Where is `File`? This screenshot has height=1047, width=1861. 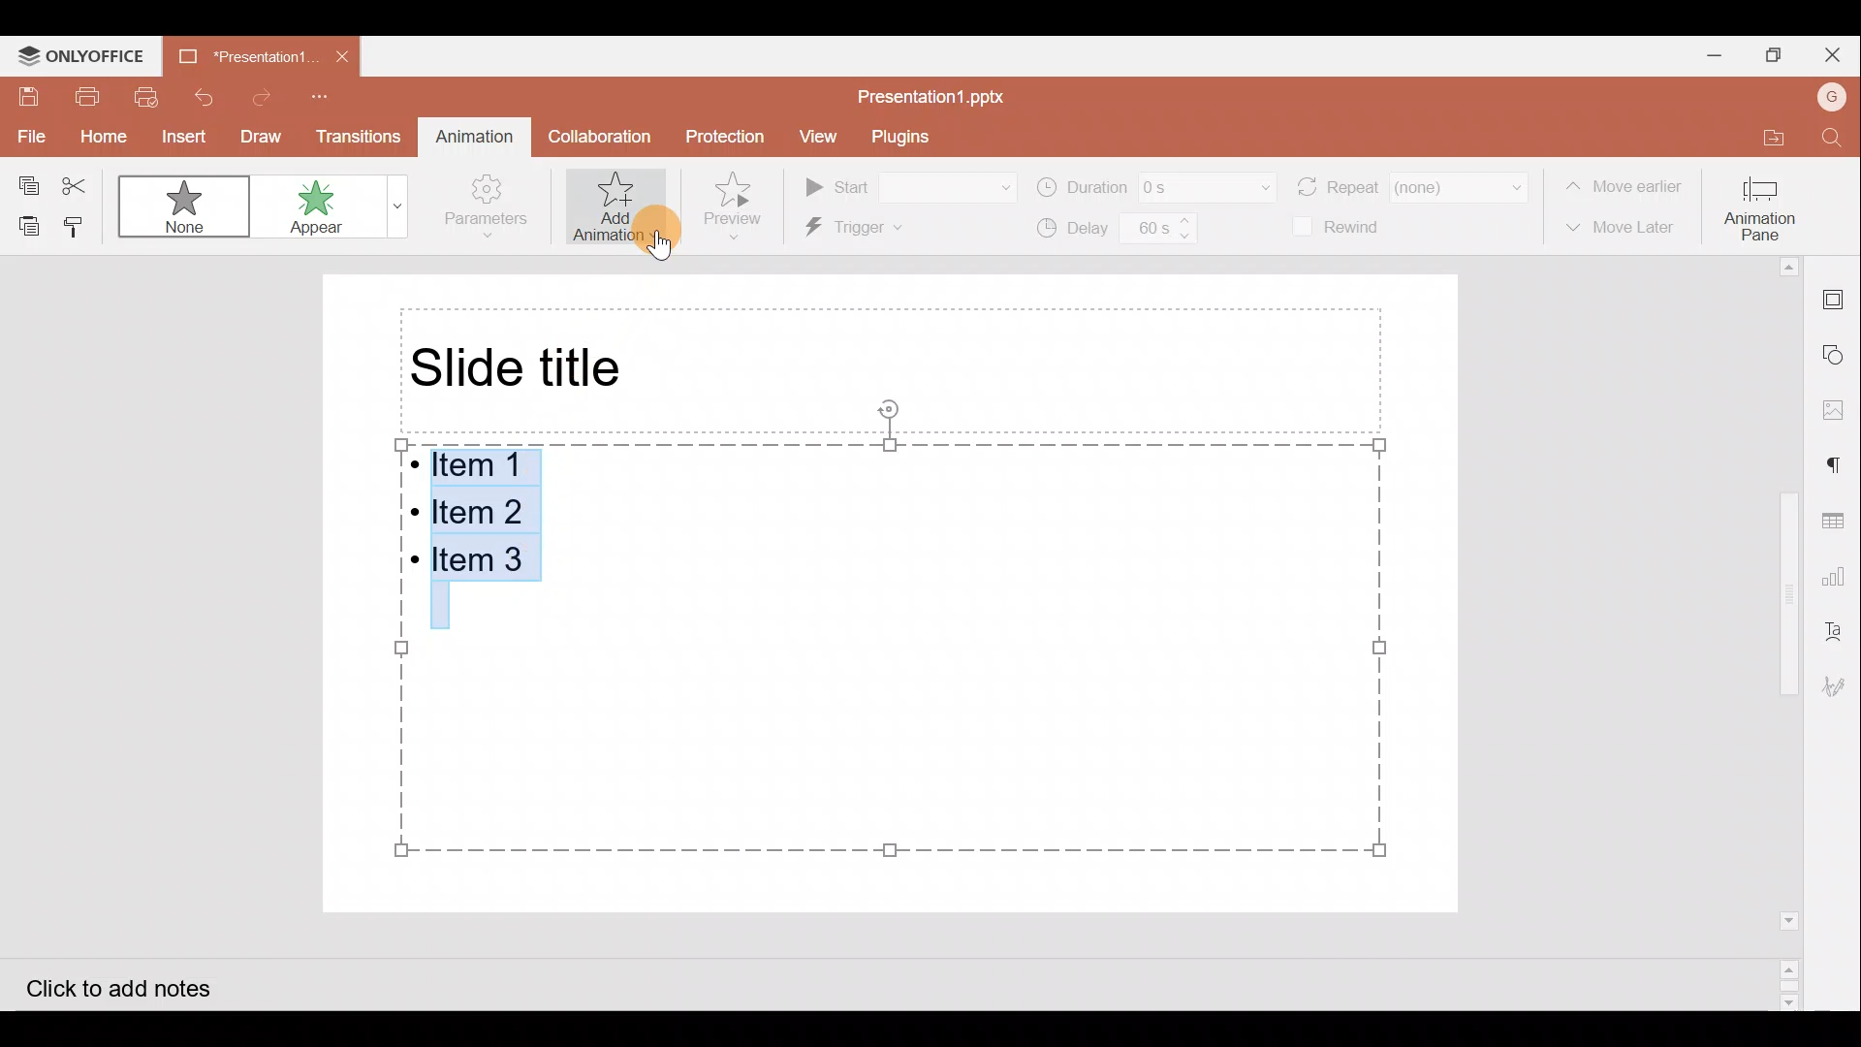
File is located at coordinates (24, 135).